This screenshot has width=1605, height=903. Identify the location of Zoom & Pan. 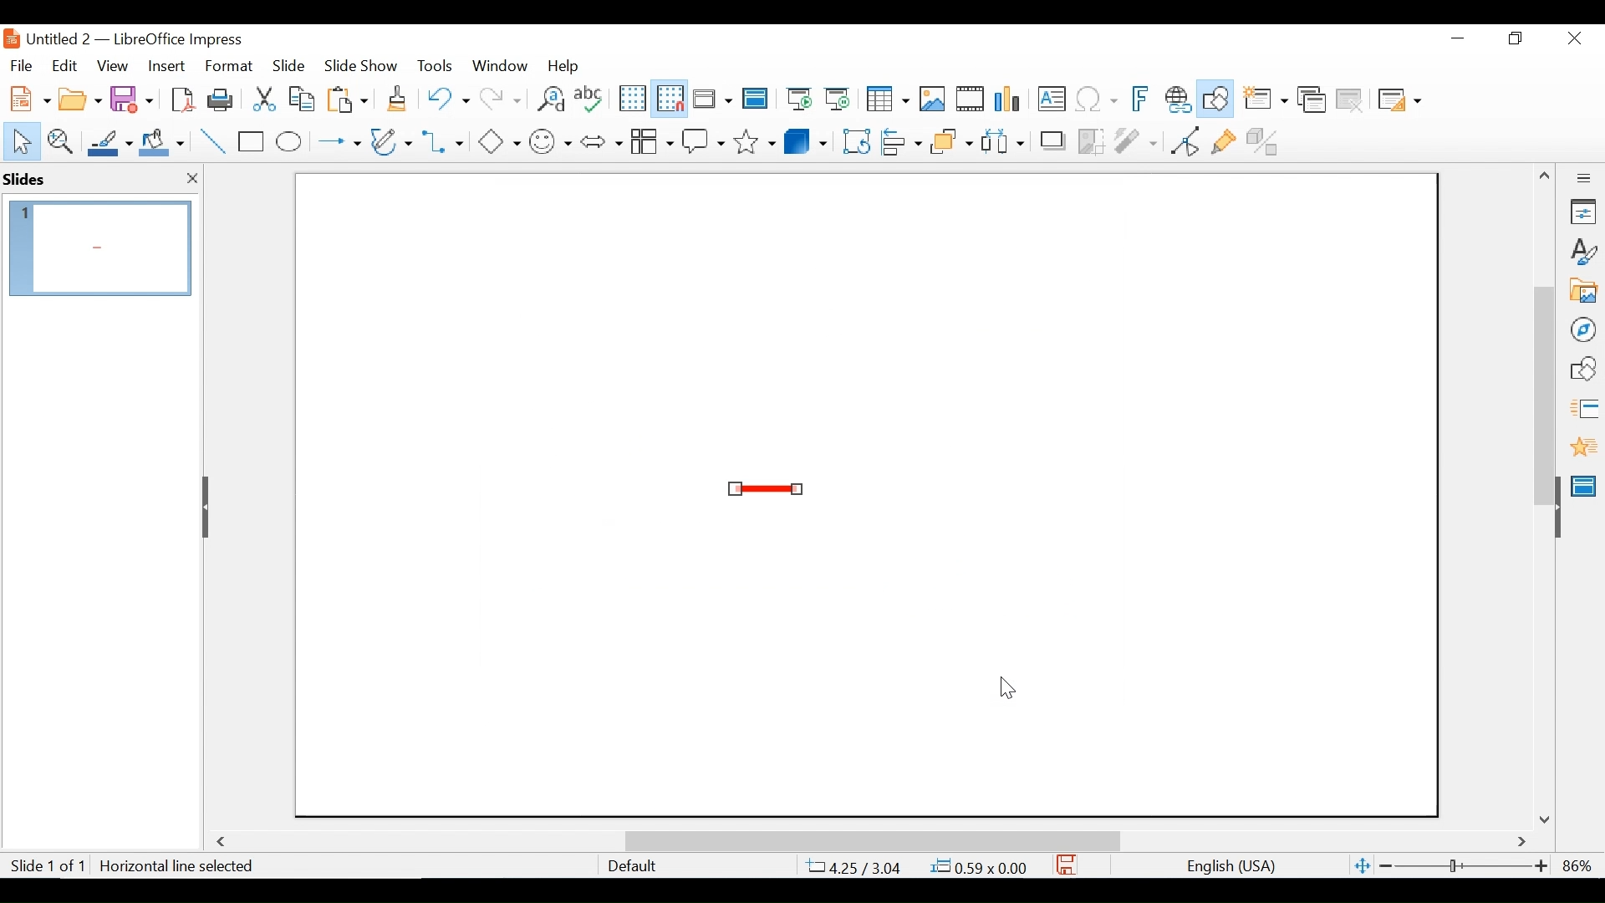
(59, 140).